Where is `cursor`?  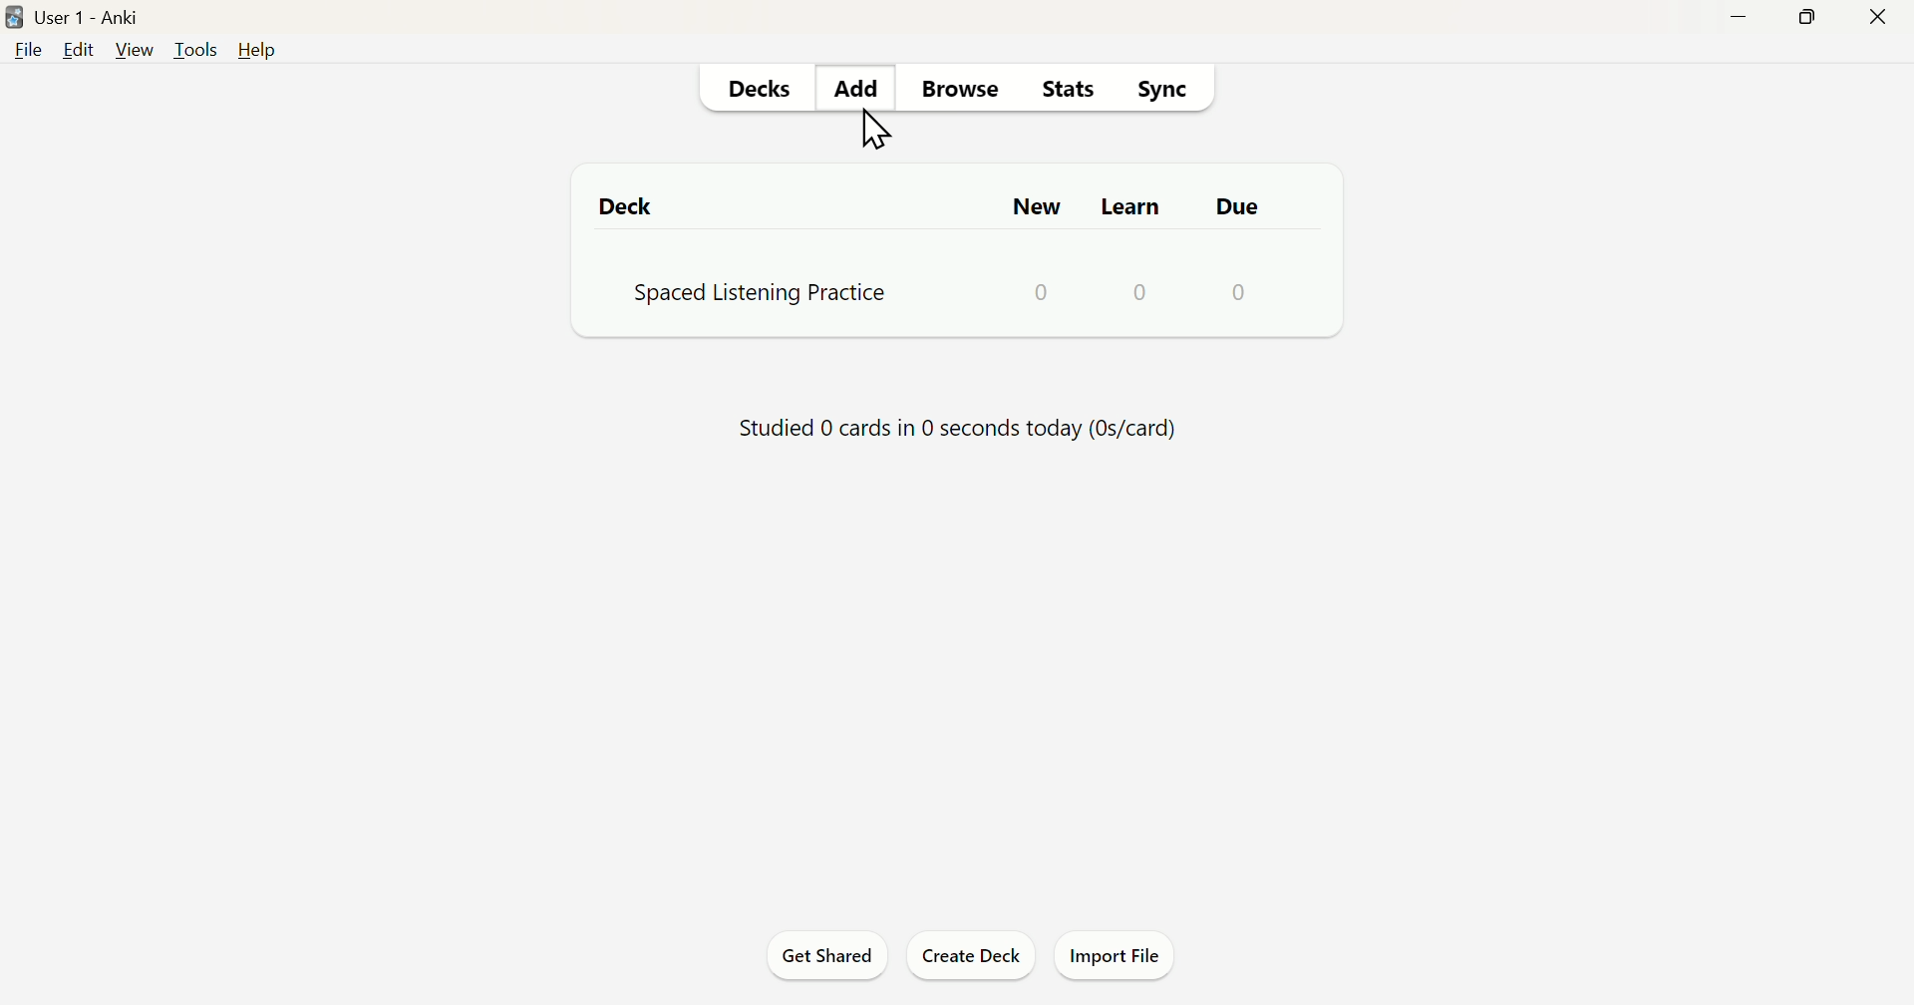
cursor is located at coordinates (882, 130).